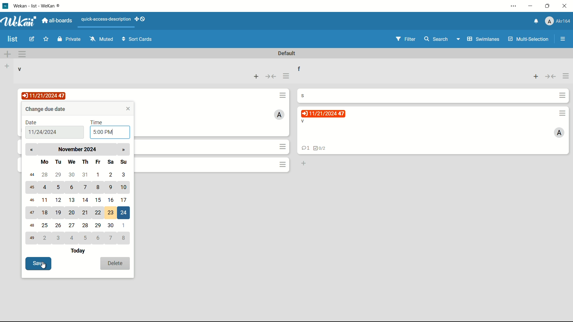 The width and height of the screenshot is (573, 322). I want to click on checklist, so click(320, 148).